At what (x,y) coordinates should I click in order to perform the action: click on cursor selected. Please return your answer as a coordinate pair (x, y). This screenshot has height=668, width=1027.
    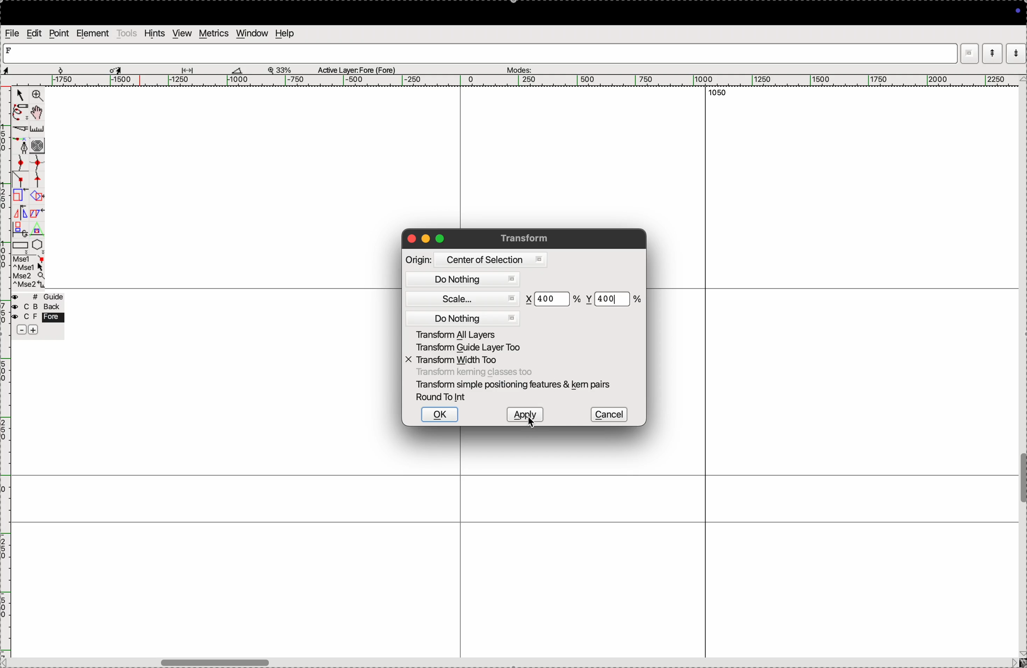
    Looking at the image, I should click on (117, 69).